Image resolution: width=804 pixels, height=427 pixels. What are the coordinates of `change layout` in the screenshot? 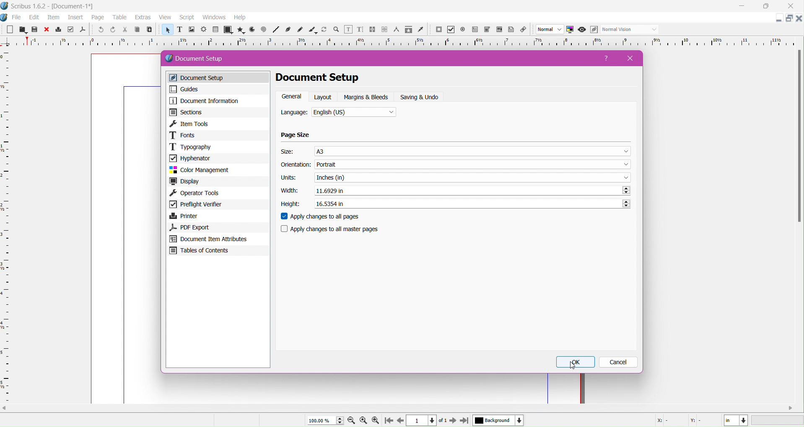 It's located at (788, 18).